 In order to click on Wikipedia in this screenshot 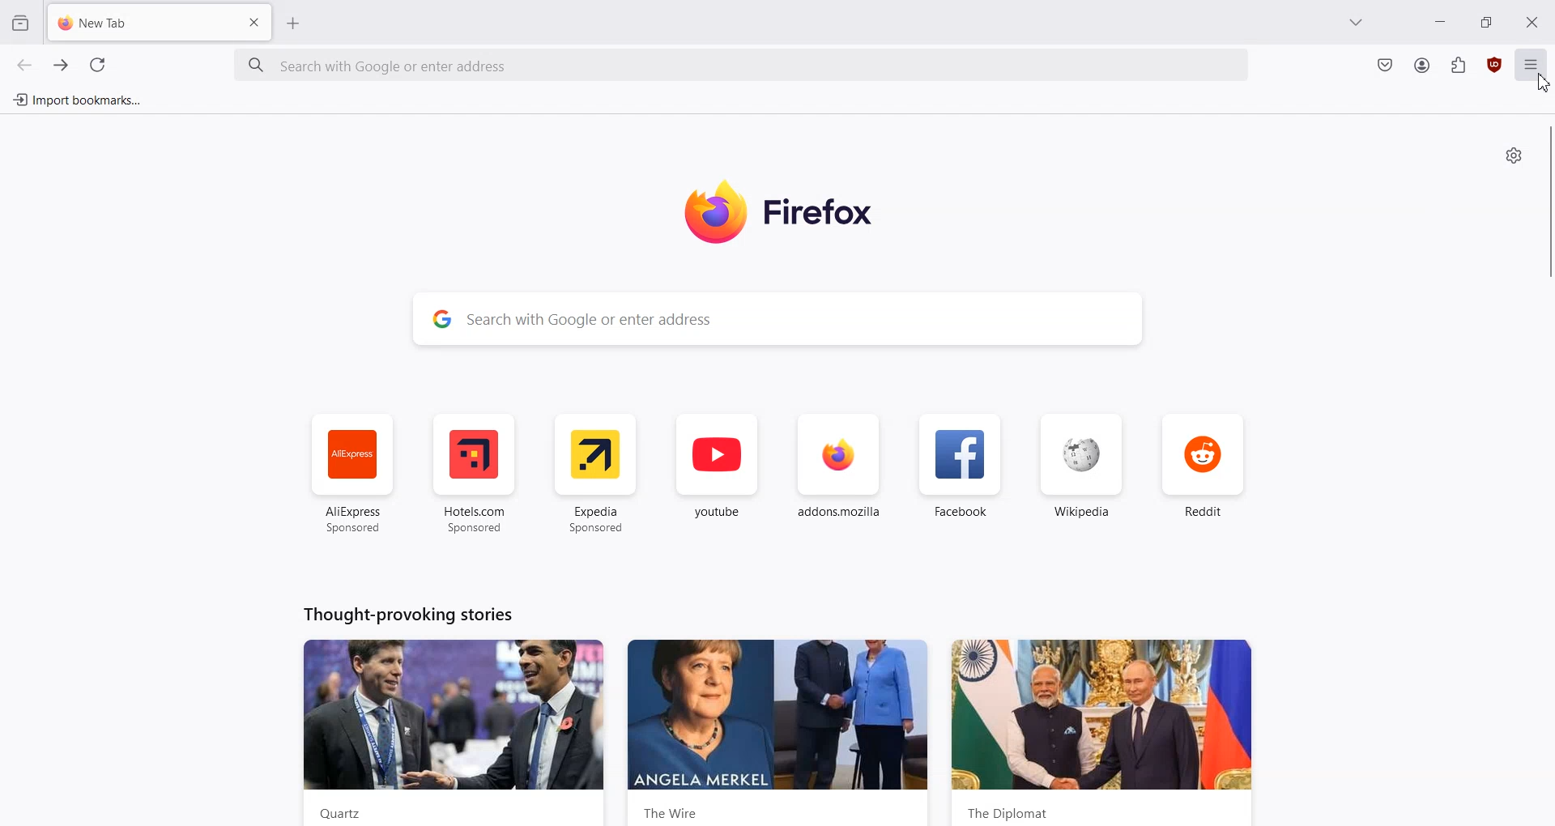, I will do `click(1082, 474)`.